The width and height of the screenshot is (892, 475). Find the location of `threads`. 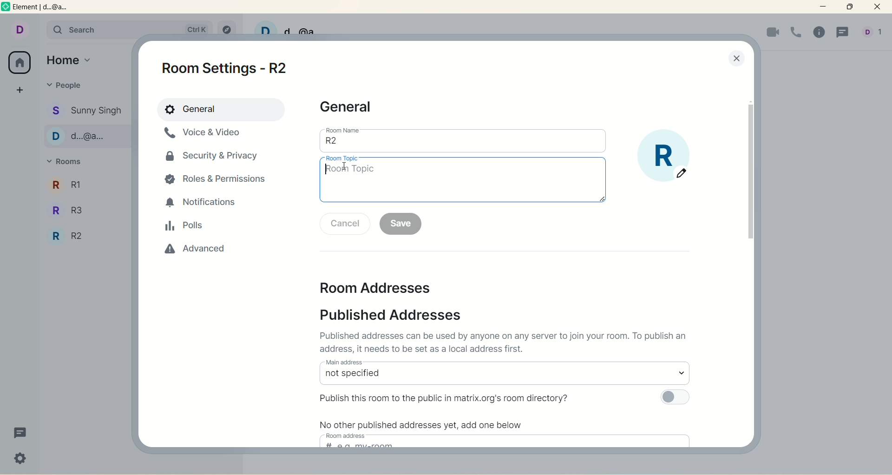

threads is located at coordinates (842, 33).